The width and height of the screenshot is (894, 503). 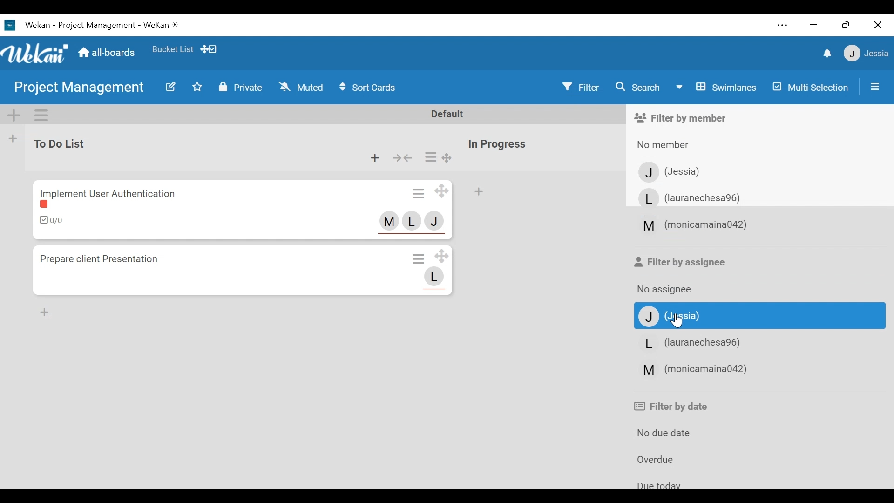 What do you see at coordinates (437, 280) in the screenshot?
I see `member` at bounding box center [437, 280].